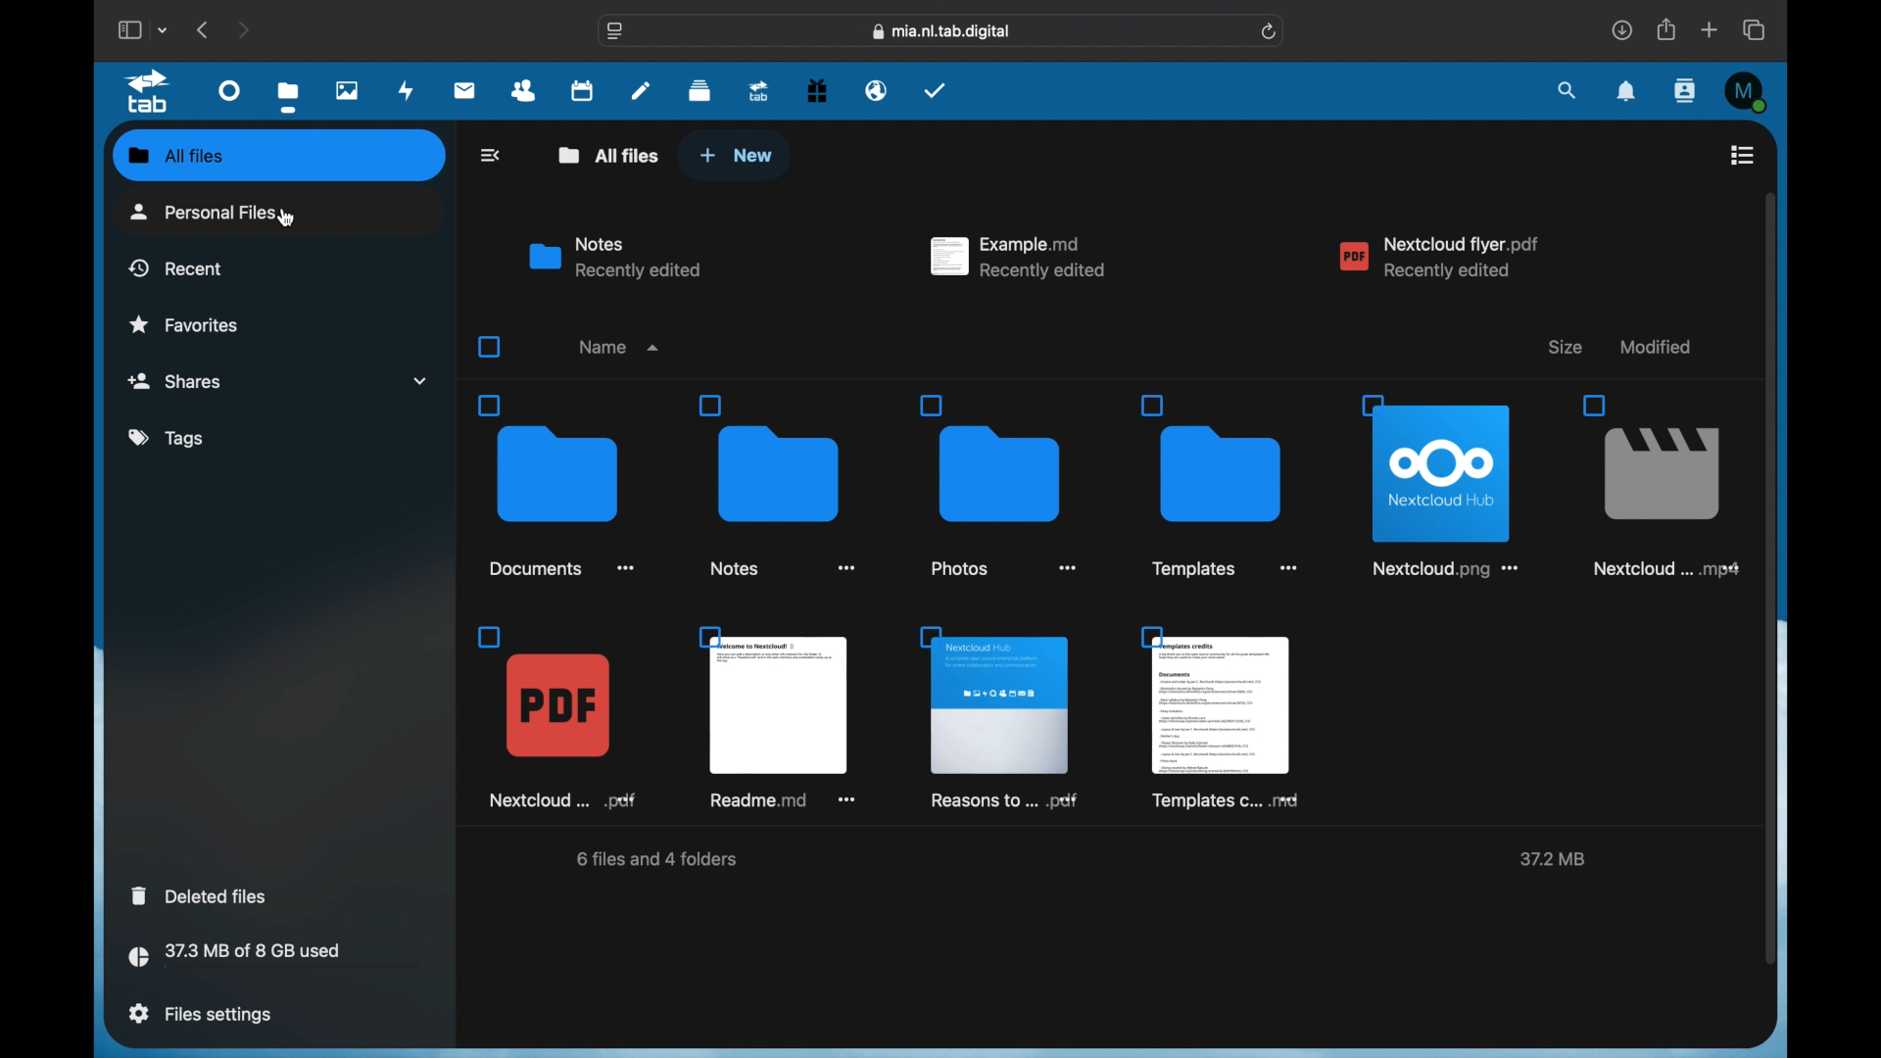 The image size is (1881, 1058). I want to click on email, so click(877, 91).